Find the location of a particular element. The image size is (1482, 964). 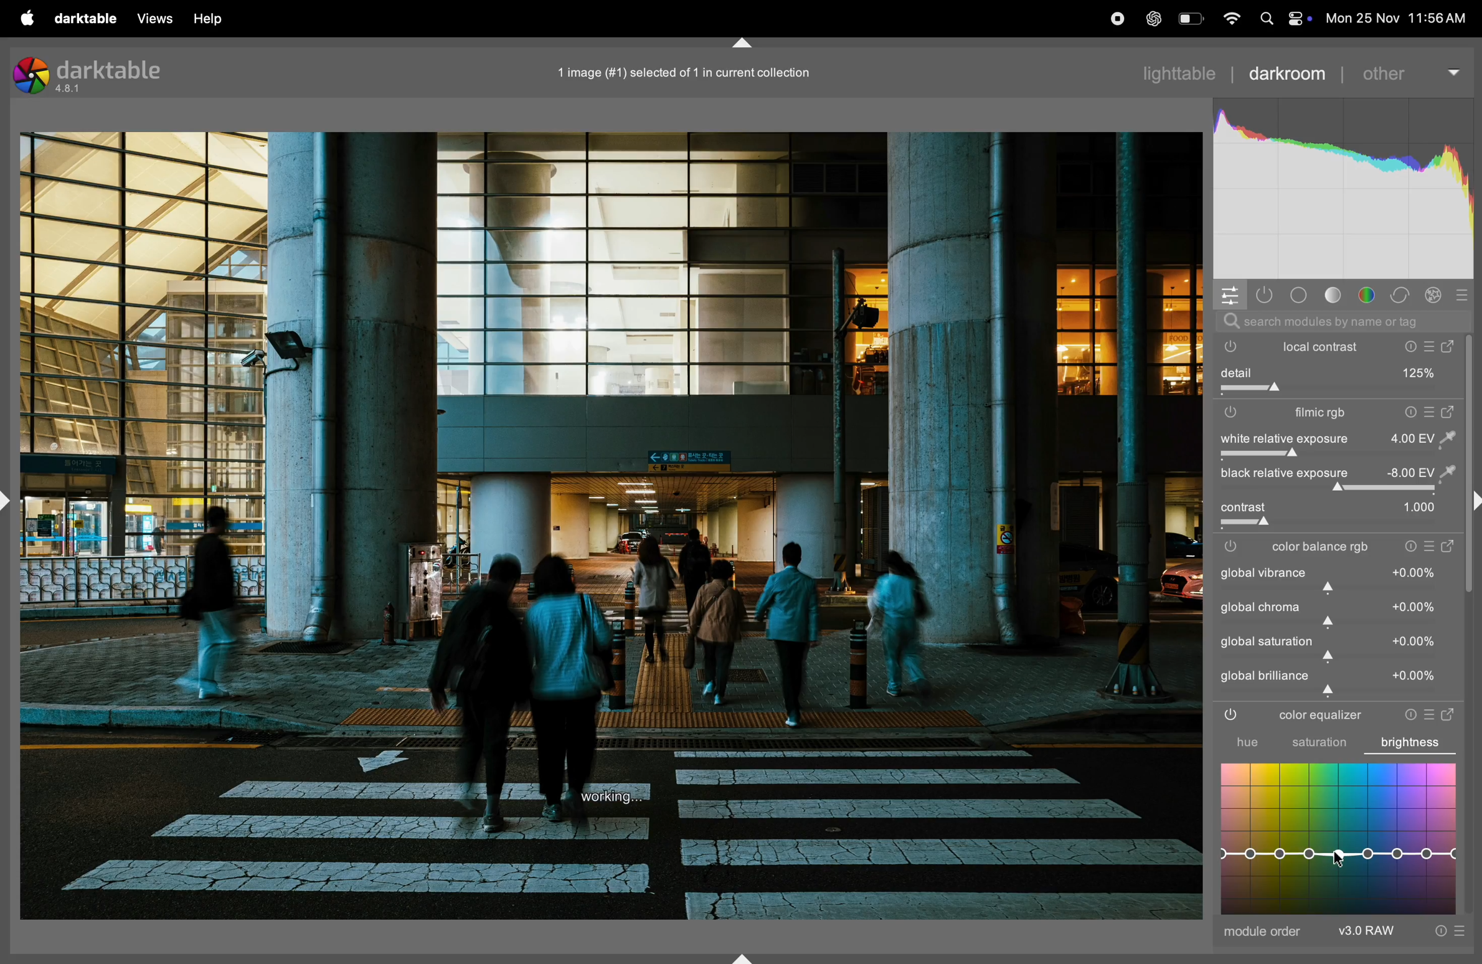

color equalizer is located at coordinates (1318, 716).